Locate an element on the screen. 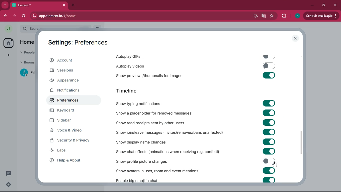 This screenshot has width=341, height=192. add tab is located at coordinates (74, 5).